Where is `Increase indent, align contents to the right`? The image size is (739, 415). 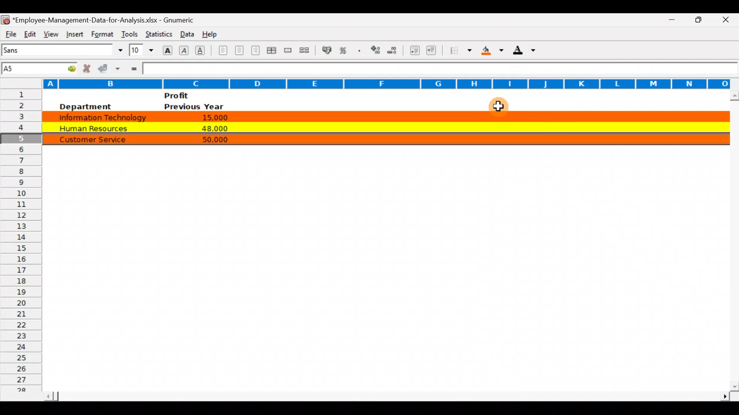 Increase indent, align contents to the right is located at coordinates (433, 51).